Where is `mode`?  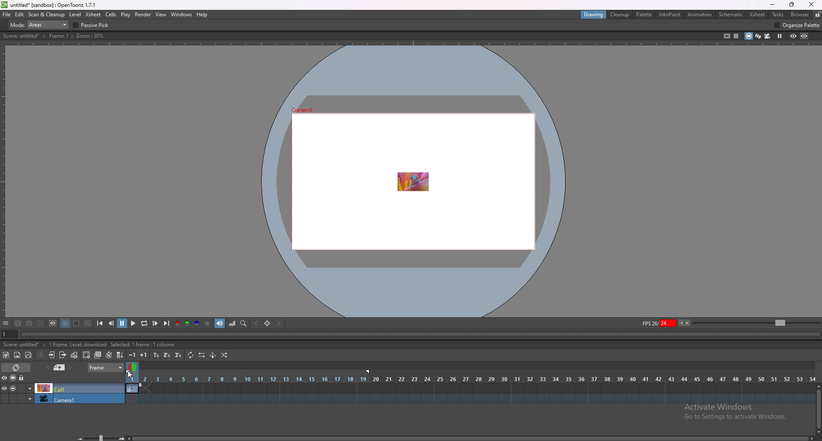 mode is located at coordinates (39, 24).